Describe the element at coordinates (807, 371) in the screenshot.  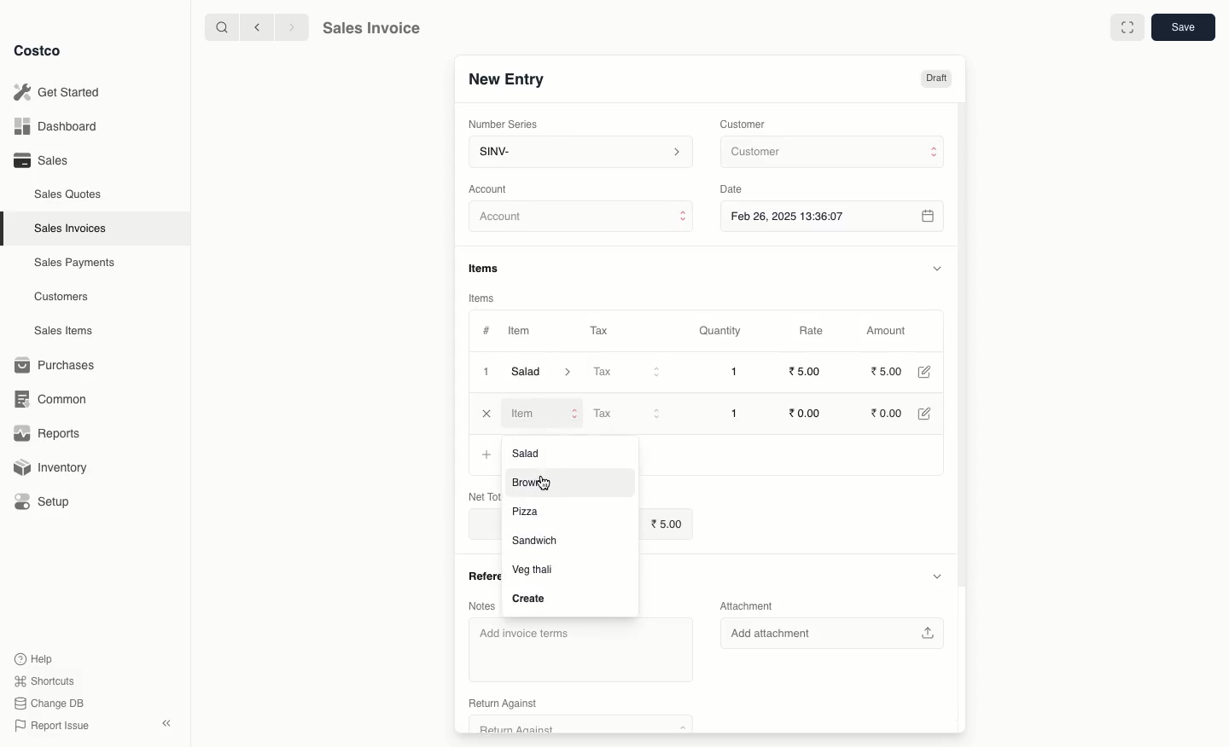
I see `5.00` at that location.